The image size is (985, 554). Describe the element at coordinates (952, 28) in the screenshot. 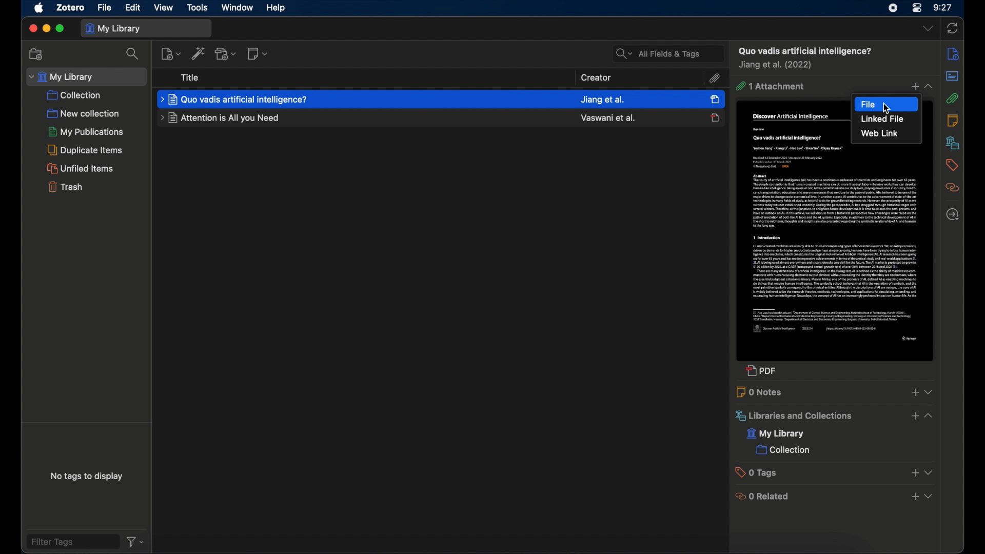

I see `sync` at that location.